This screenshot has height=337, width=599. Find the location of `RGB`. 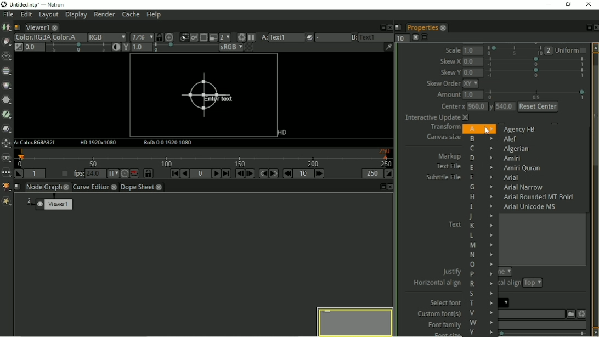

RGB is located at coordinates (106, 37).